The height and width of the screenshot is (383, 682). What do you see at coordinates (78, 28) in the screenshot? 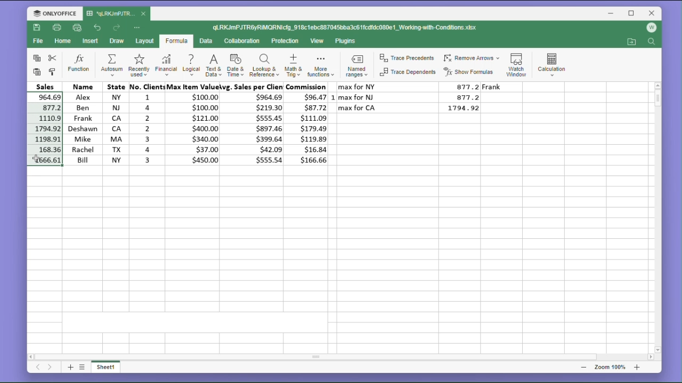
I see `quick print` at bounding box center [78, 28].